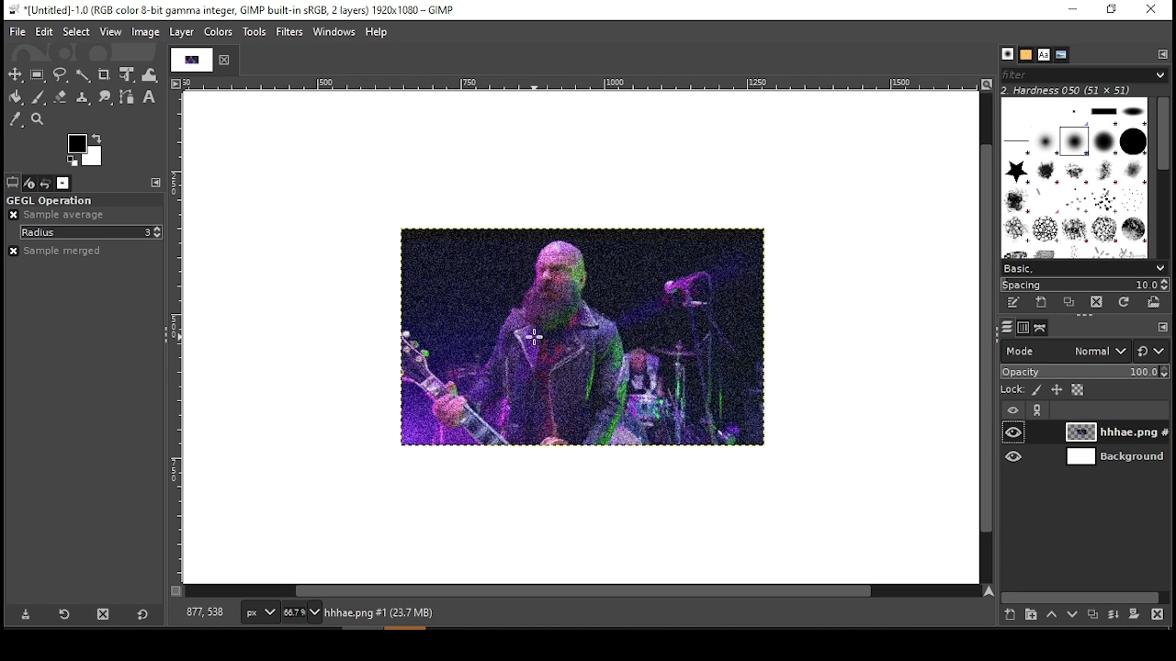 The height and width of the screenshot is (661, 1176). What do you see at coordinates (1109, 11) in the screenshot?
I see `restore` at bounding box center [1109, 11].